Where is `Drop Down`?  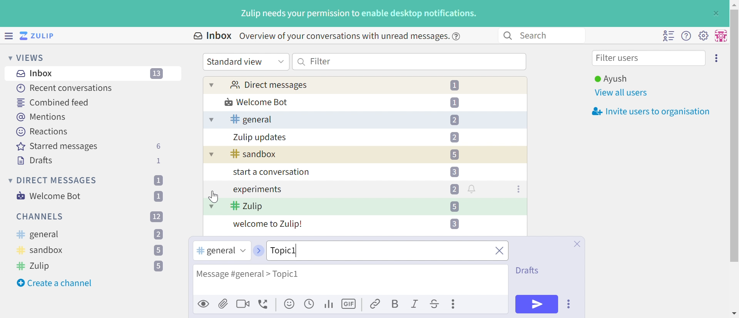
Drop Down is located at coordinates (281, 61).